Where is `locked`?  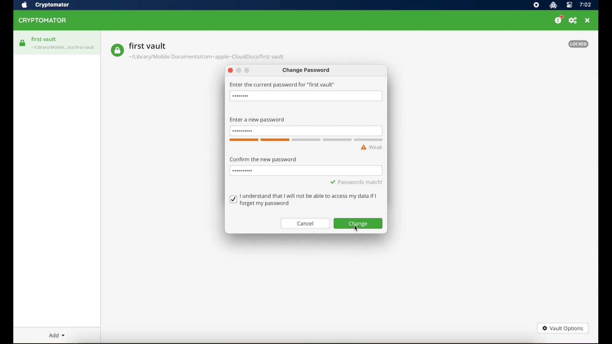 locked is located at coordinates (578, 44).